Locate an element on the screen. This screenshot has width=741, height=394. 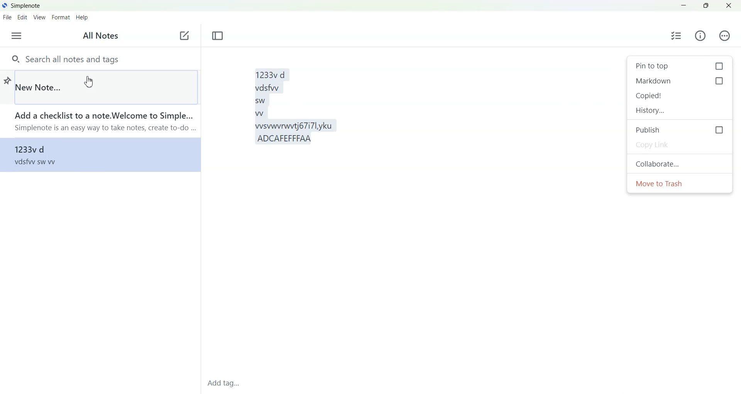
Simplenote is located at coordinates (22, 5).